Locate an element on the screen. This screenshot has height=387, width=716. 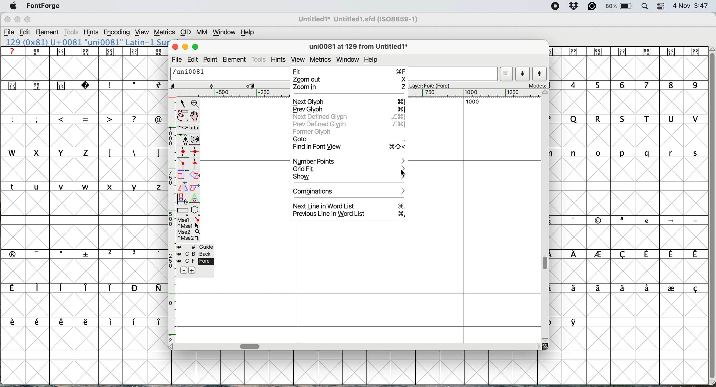
file is located at coordinates (177, 59).